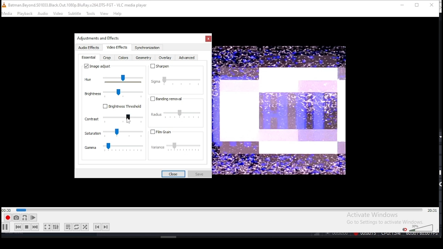 The image size is (443, 249). I want to click on , so click(169, 236).